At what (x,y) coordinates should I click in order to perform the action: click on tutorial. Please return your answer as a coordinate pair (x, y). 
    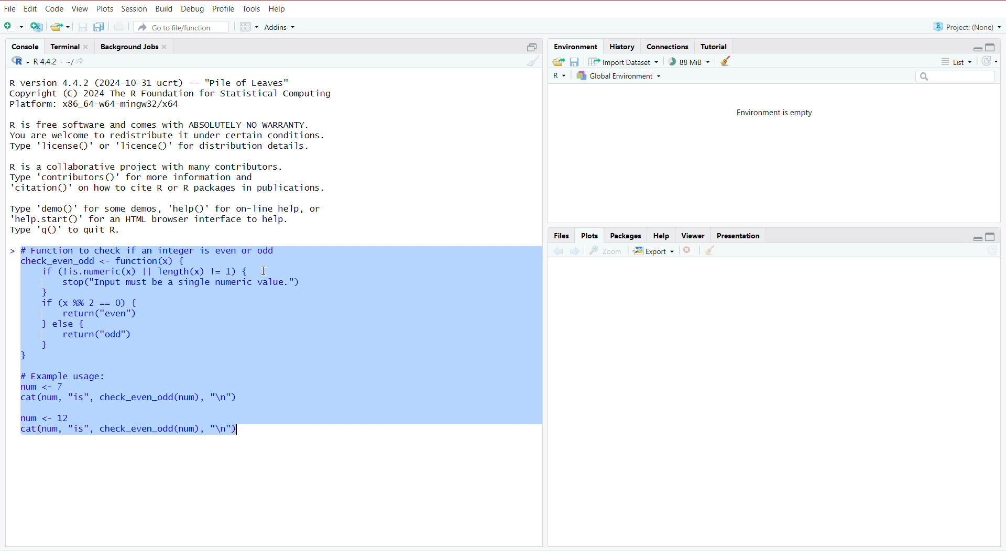
    Looking at the image, I should click on (715, 46).